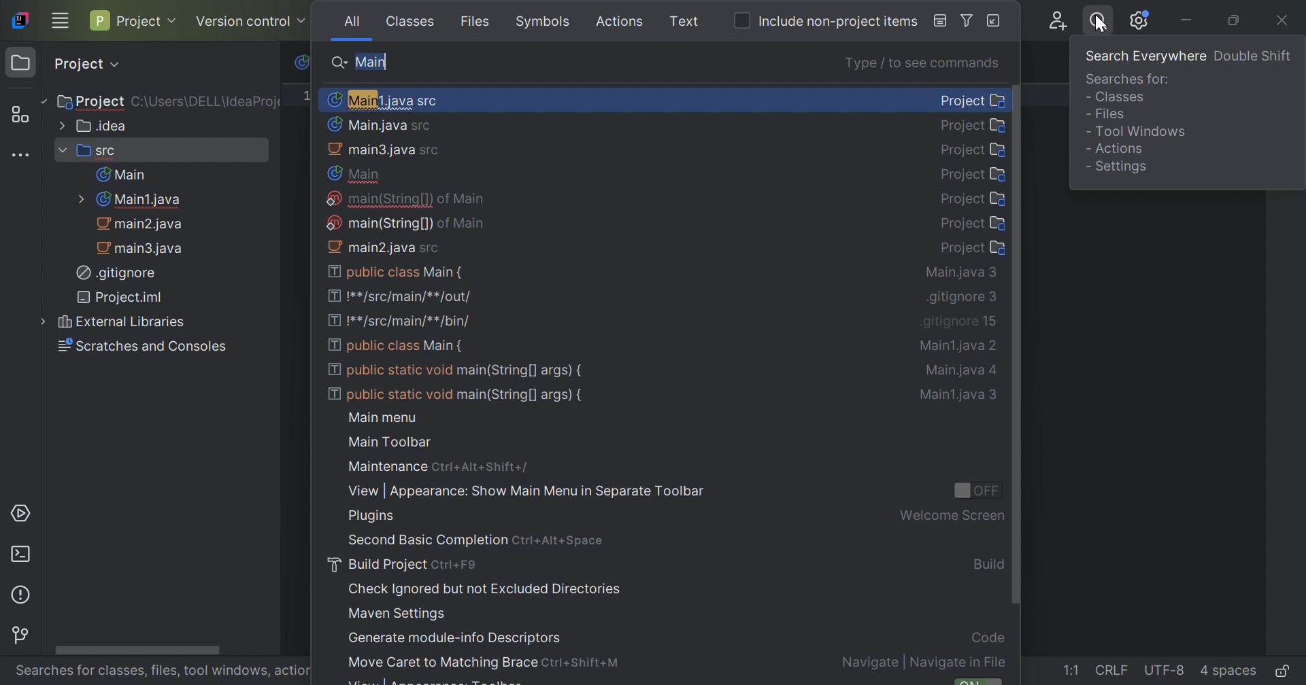 This screenshot has width=1306, height=685. I want to click on Ctrl+Alt+Shift+/, so click(484, 468).